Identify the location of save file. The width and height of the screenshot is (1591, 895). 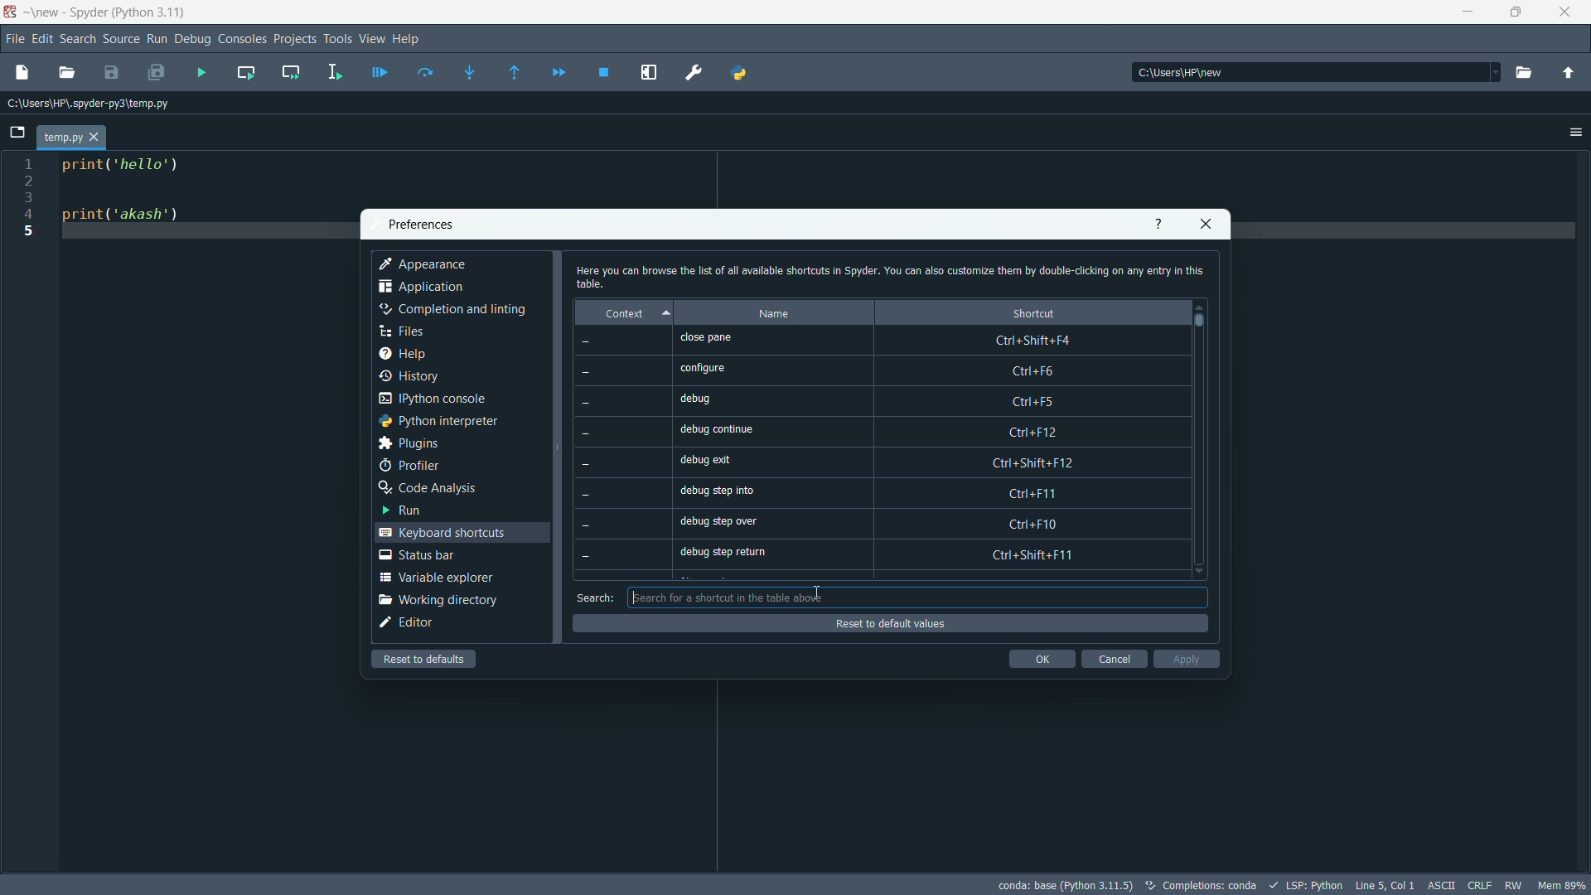
(112, 74).